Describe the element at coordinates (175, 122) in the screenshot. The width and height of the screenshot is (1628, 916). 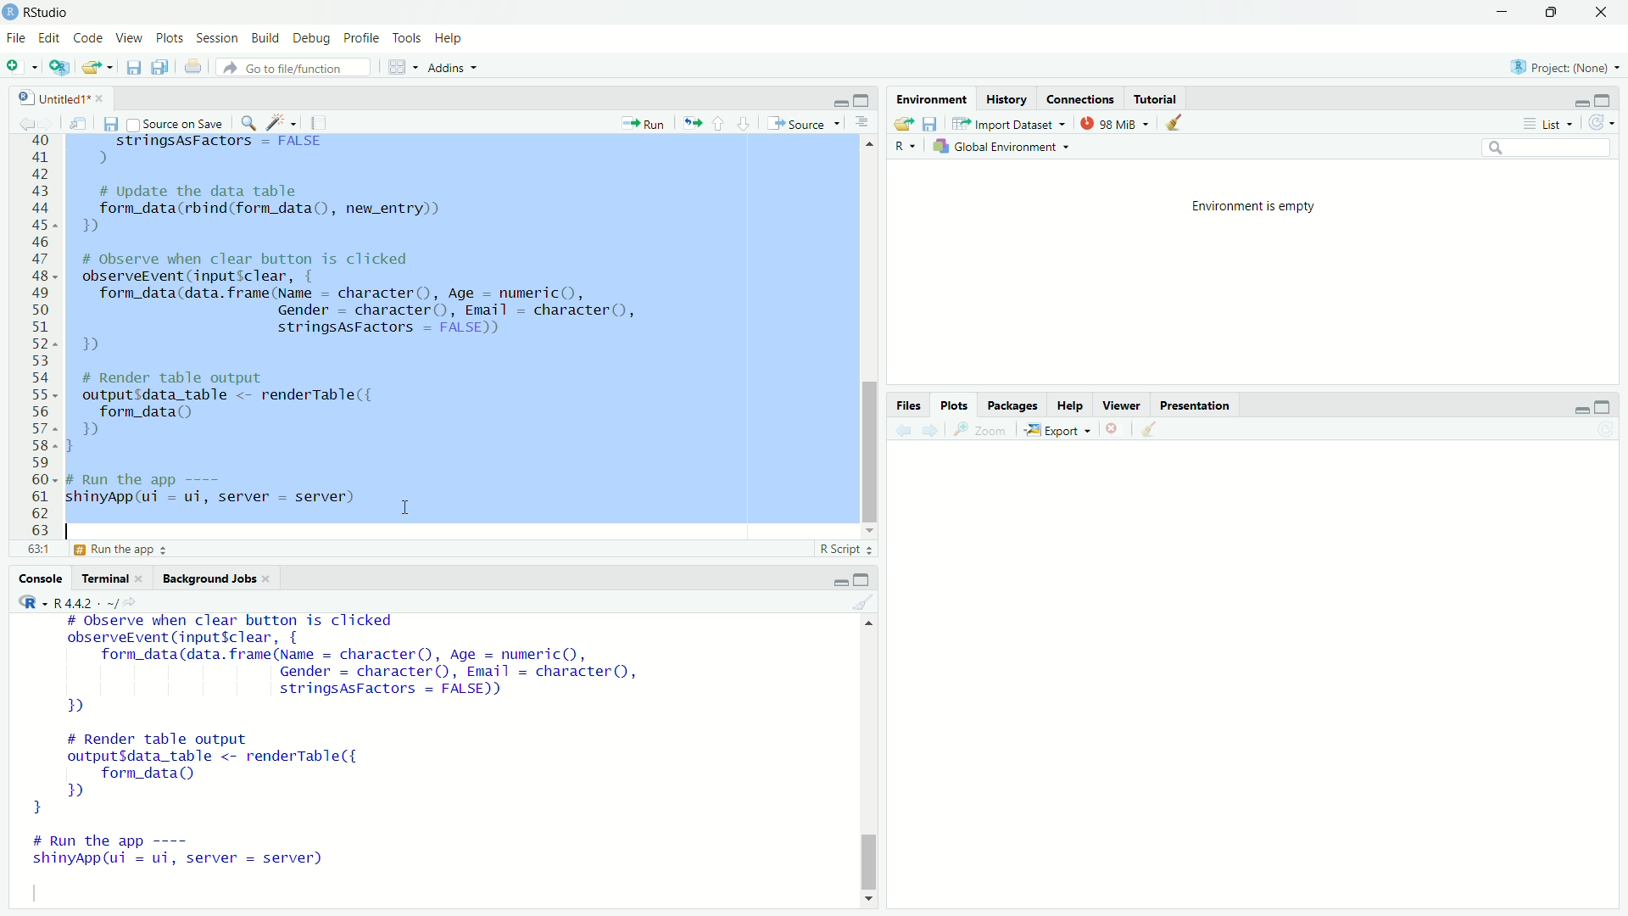
I see `source on save` at that location.